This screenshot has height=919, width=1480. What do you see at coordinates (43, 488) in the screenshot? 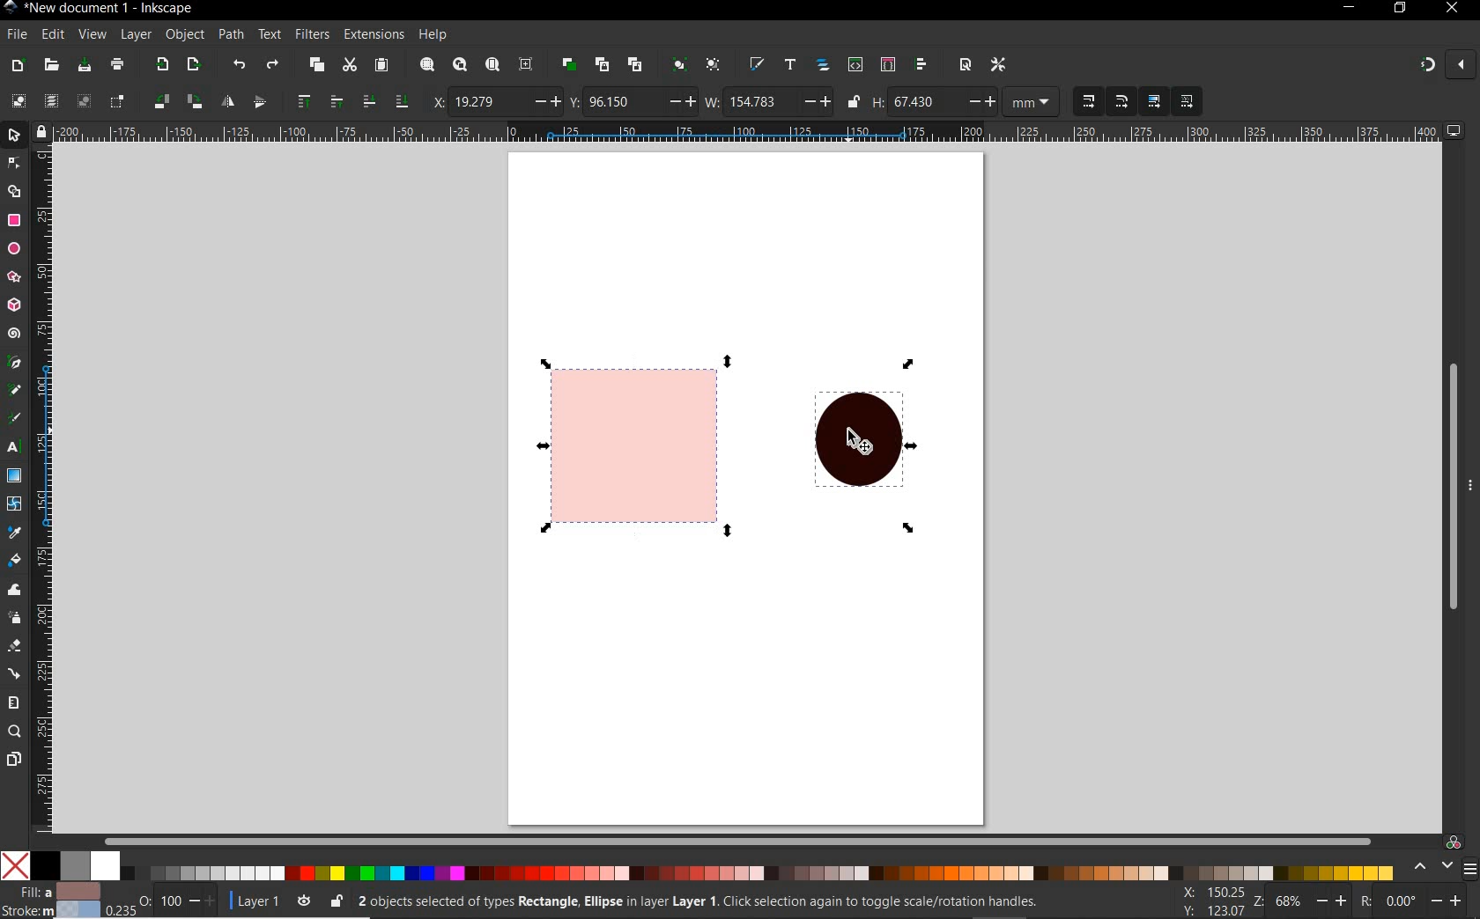
I see `ruler` at bounding box center [43, 488].